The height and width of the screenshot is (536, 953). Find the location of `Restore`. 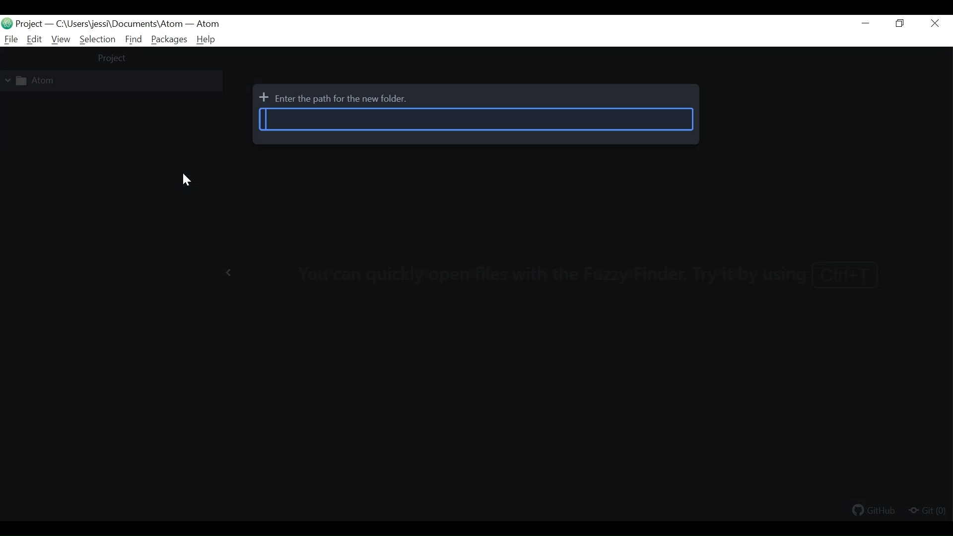

Restore is located at coordinates (901, 24).